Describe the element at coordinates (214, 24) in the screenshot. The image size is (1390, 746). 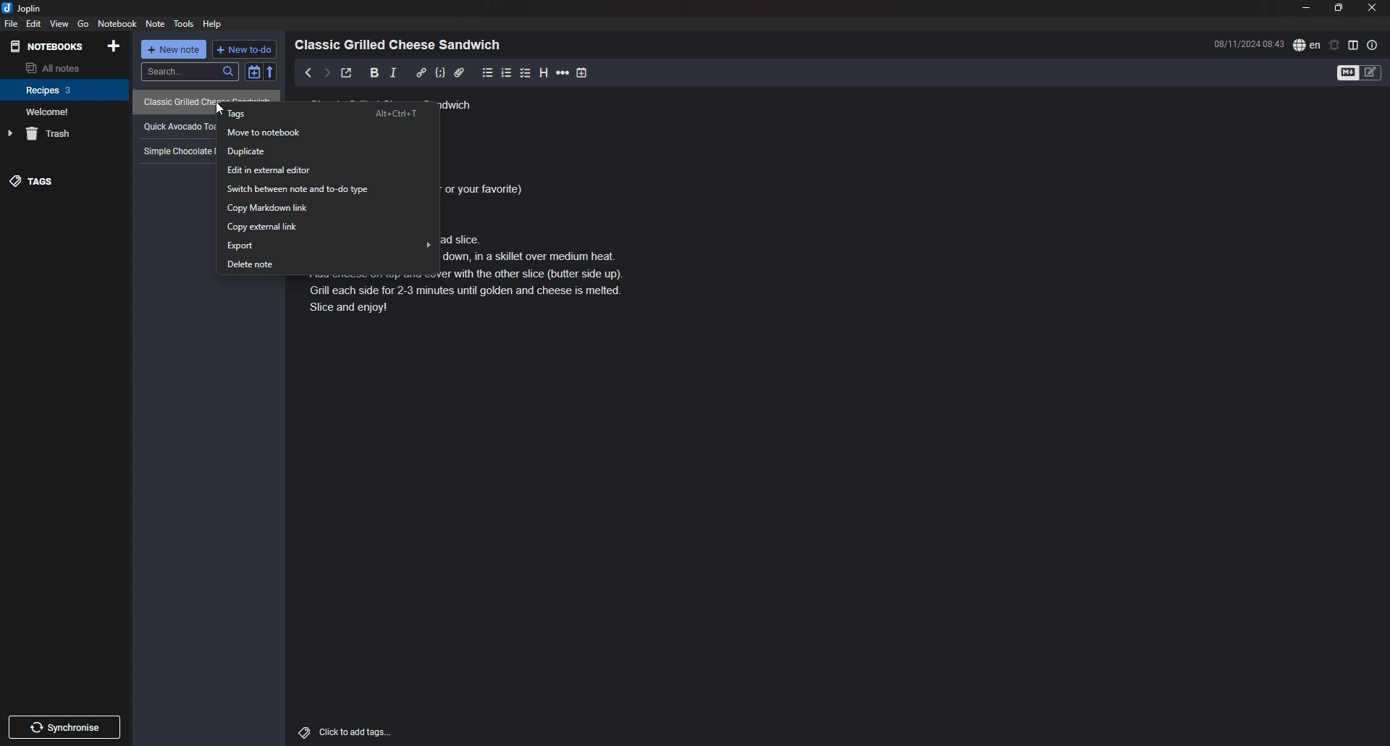
I see `help` at that location.